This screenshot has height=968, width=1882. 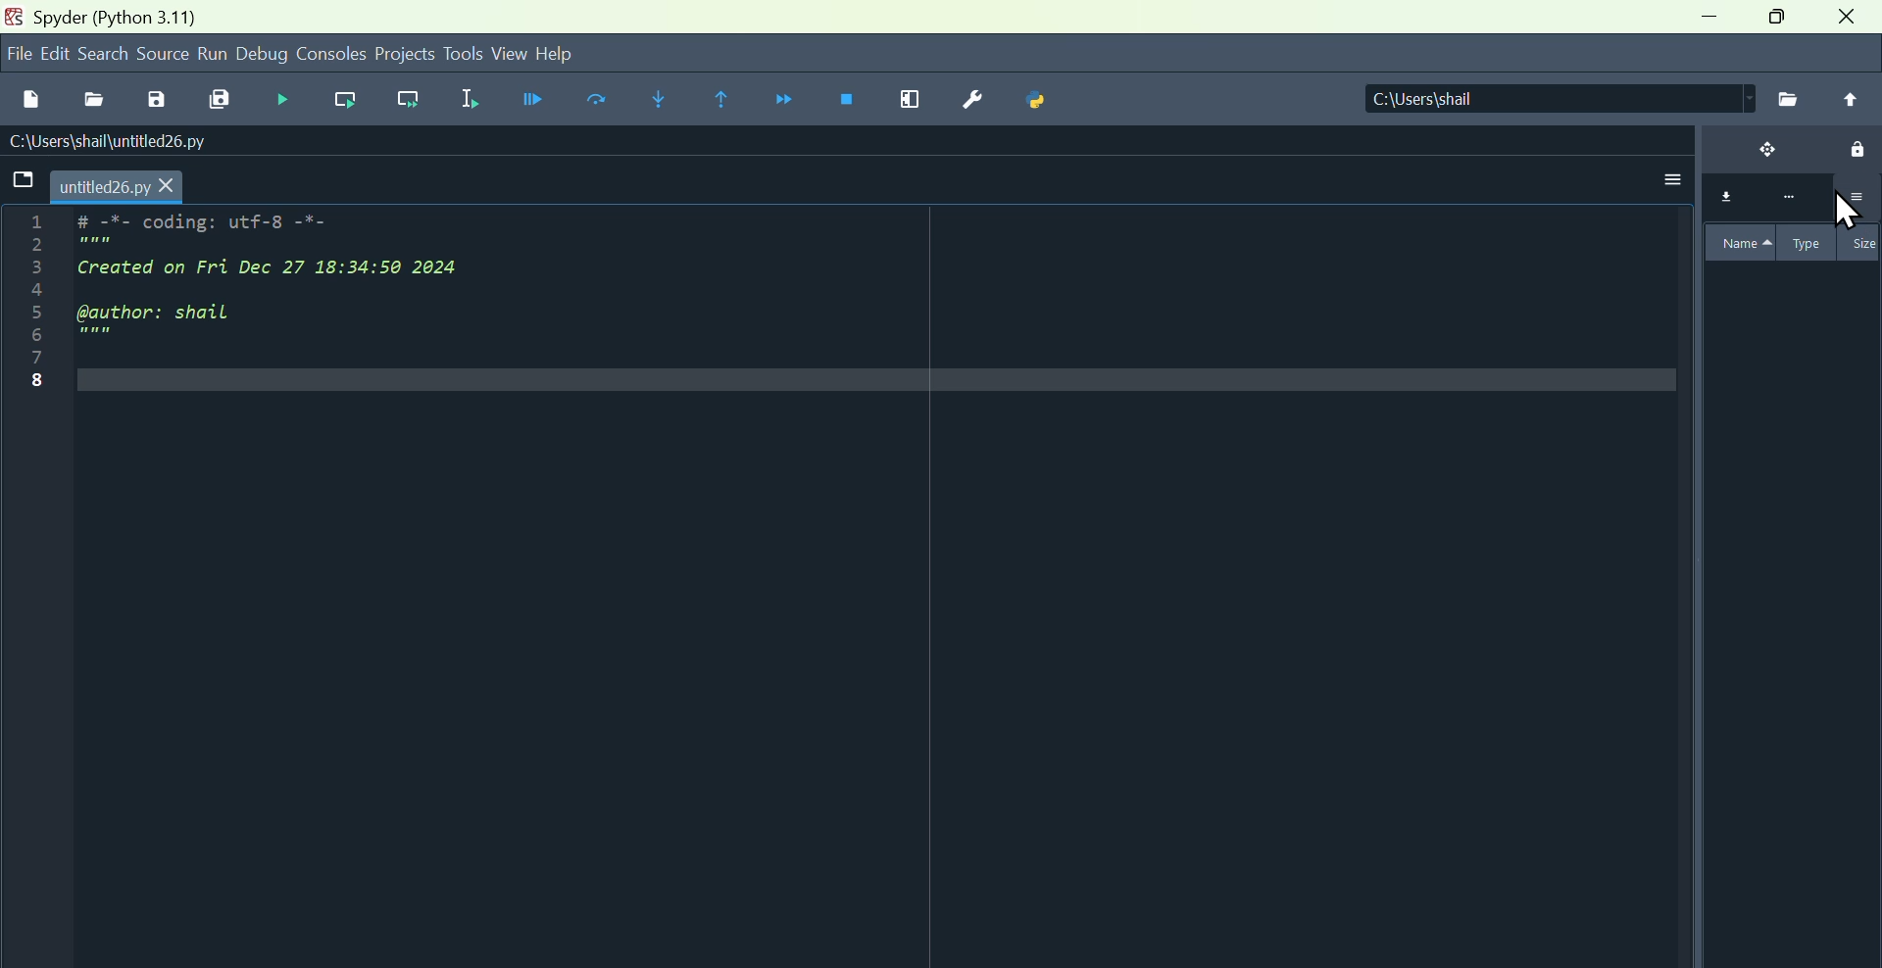 What do you see at coordinates (54, 53) in the screenshot?
I see `` at bounding box center [54, 53].